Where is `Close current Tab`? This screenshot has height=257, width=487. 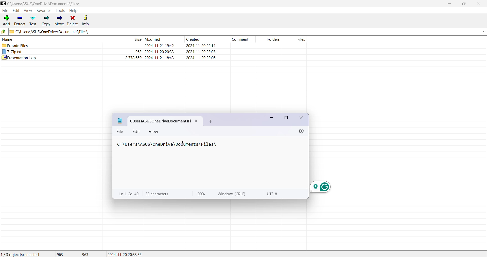 Close current Tab is located at coordinates (197, 121).